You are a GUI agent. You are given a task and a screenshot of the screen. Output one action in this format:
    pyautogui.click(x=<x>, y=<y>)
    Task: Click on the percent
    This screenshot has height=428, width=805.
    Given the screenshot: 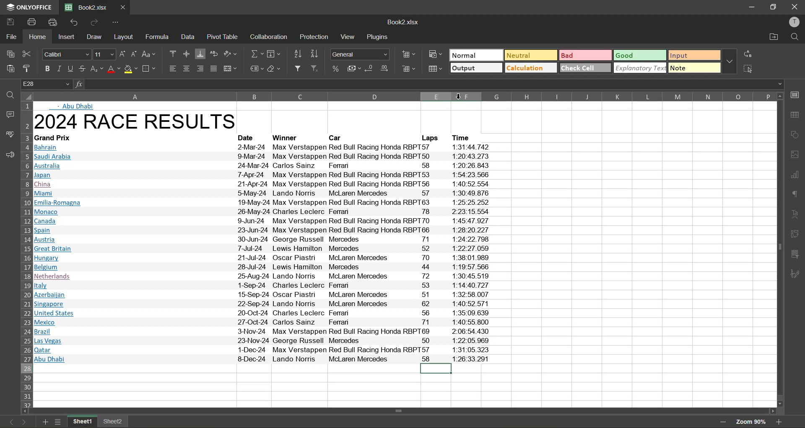 What is the action you would take?
    pyautogui.click(x=334, y=67)
    